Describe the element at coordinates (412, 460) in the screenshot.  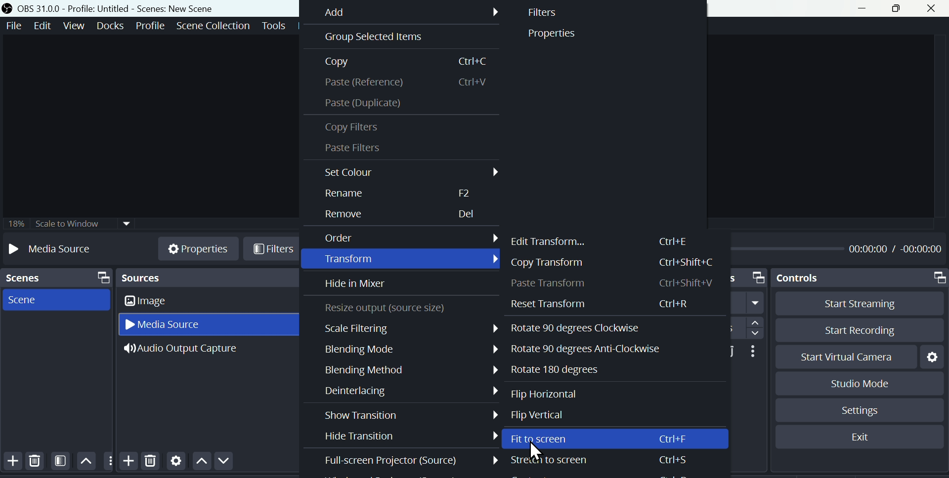
I see `Full screen projector source` at that location.